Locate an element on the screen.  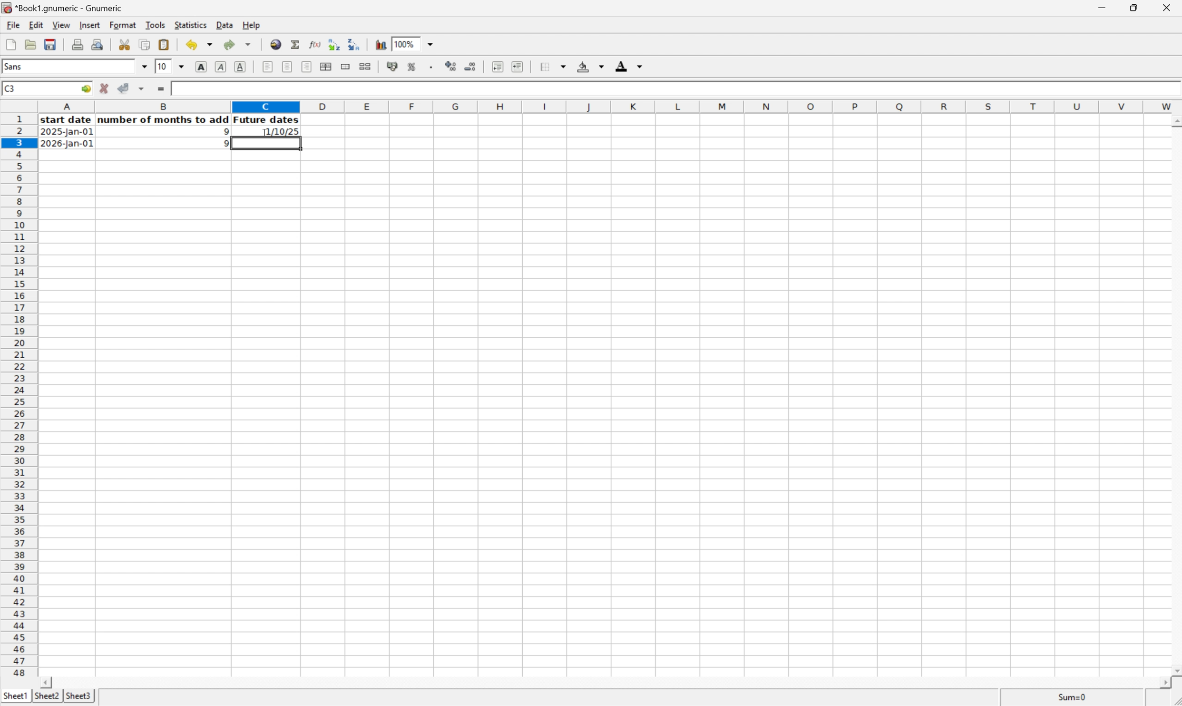
9 is located at coordinates (223, 131).